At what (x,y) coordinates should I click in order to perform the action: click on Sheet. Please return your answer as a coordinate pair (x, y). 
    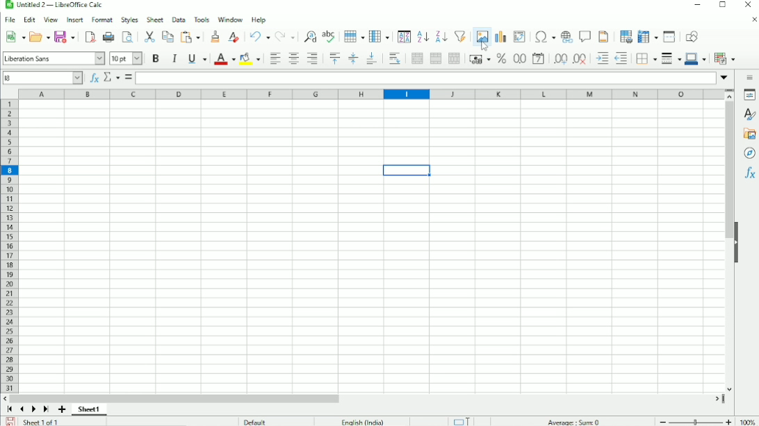
    Looking at the image, I should click on (154, 19).